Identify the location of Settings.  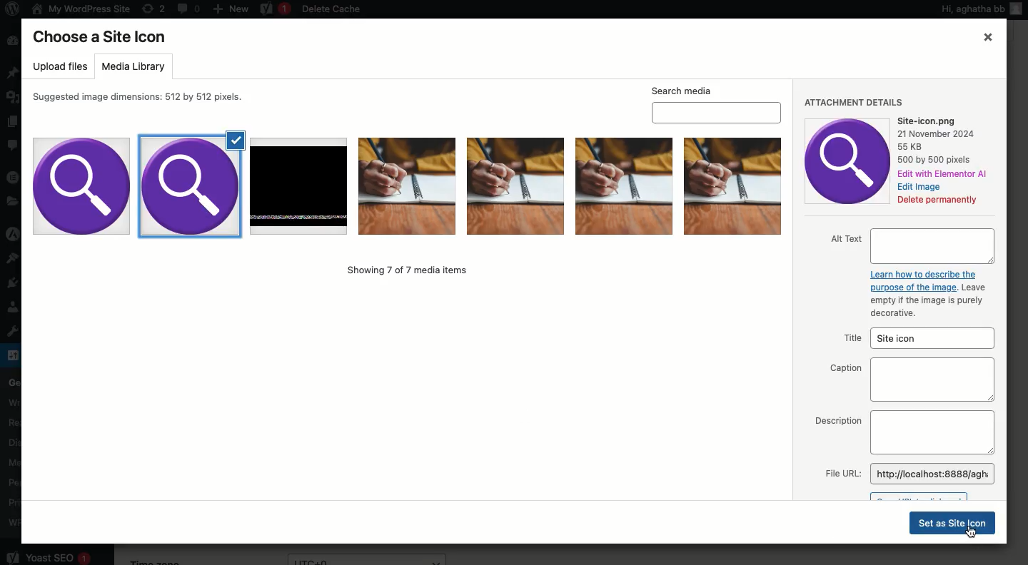
(13, 355).